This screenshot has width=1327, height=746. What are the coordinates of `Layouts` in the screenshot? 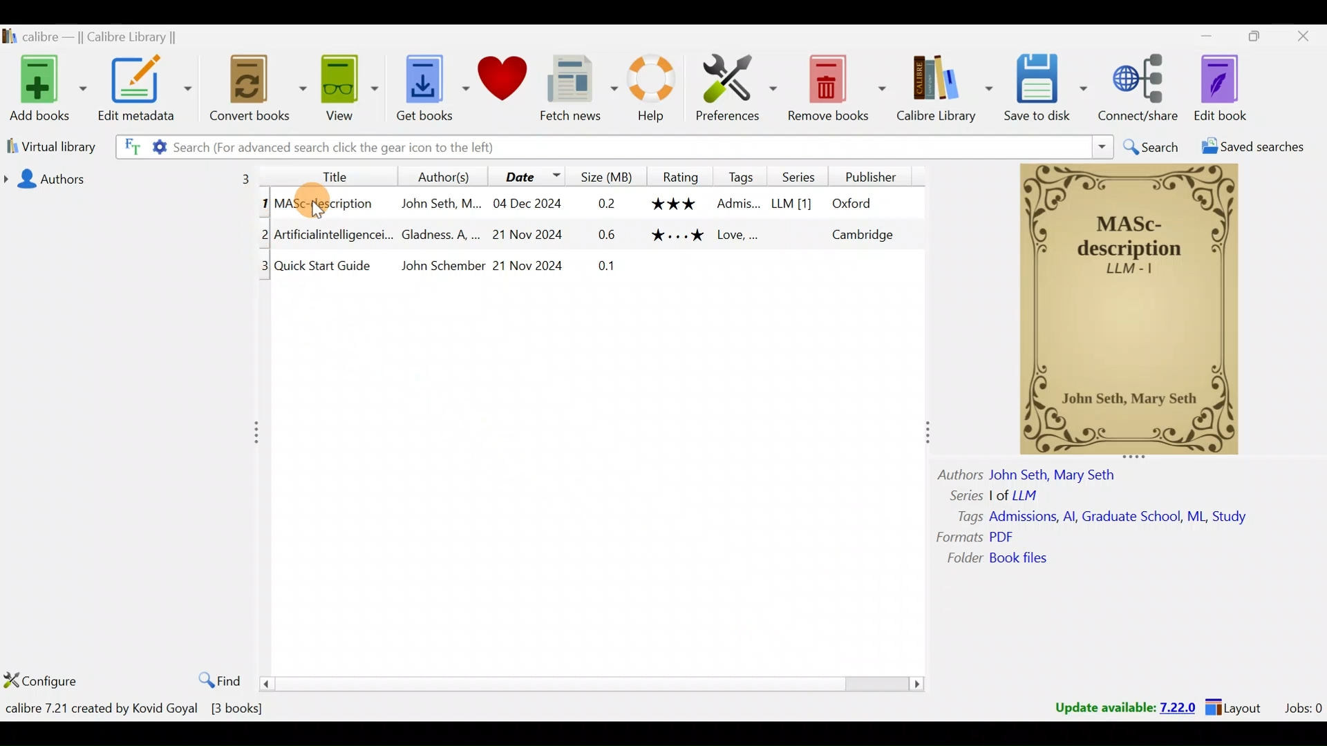 It's located at (1239, 710).